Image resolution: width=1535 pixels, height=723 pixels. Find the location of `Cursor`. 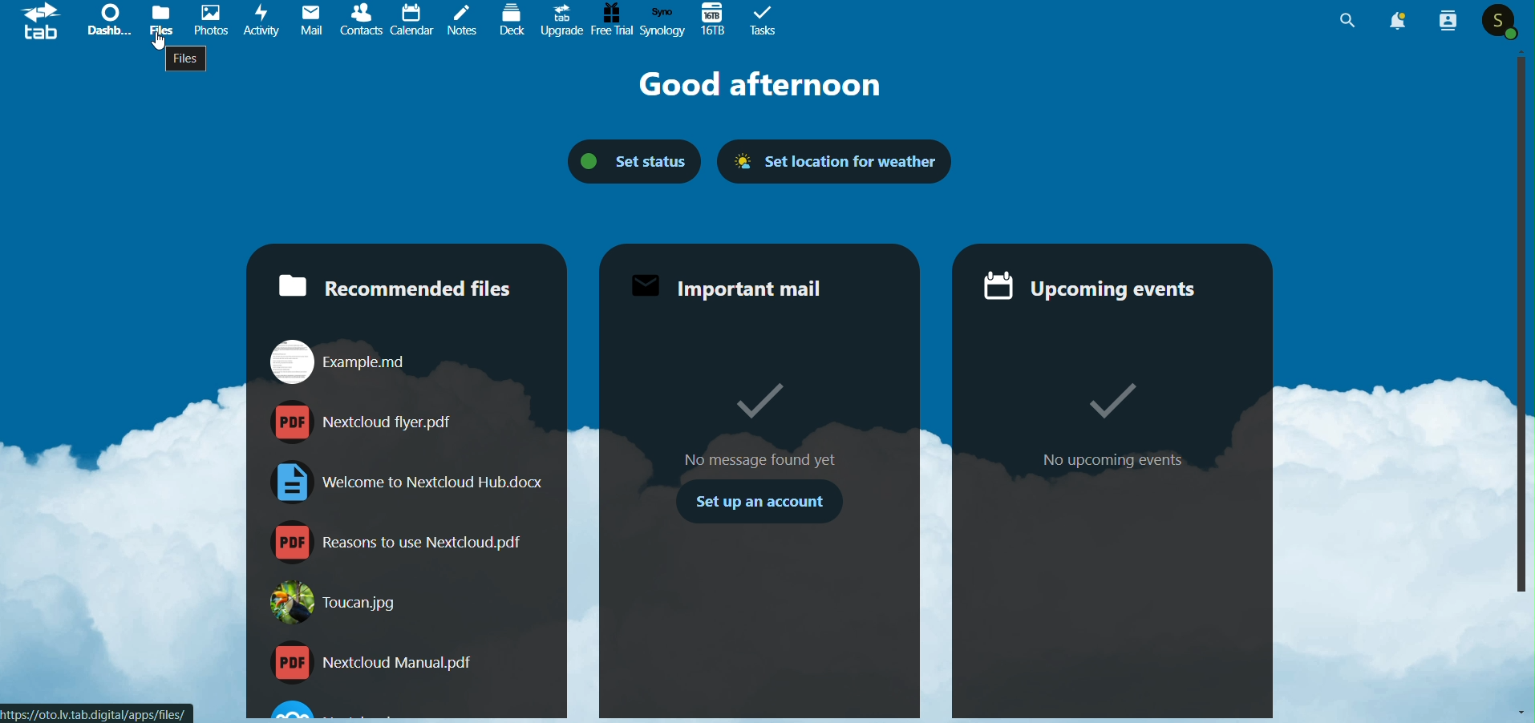

Cursor is located at coordinates (156, 42).